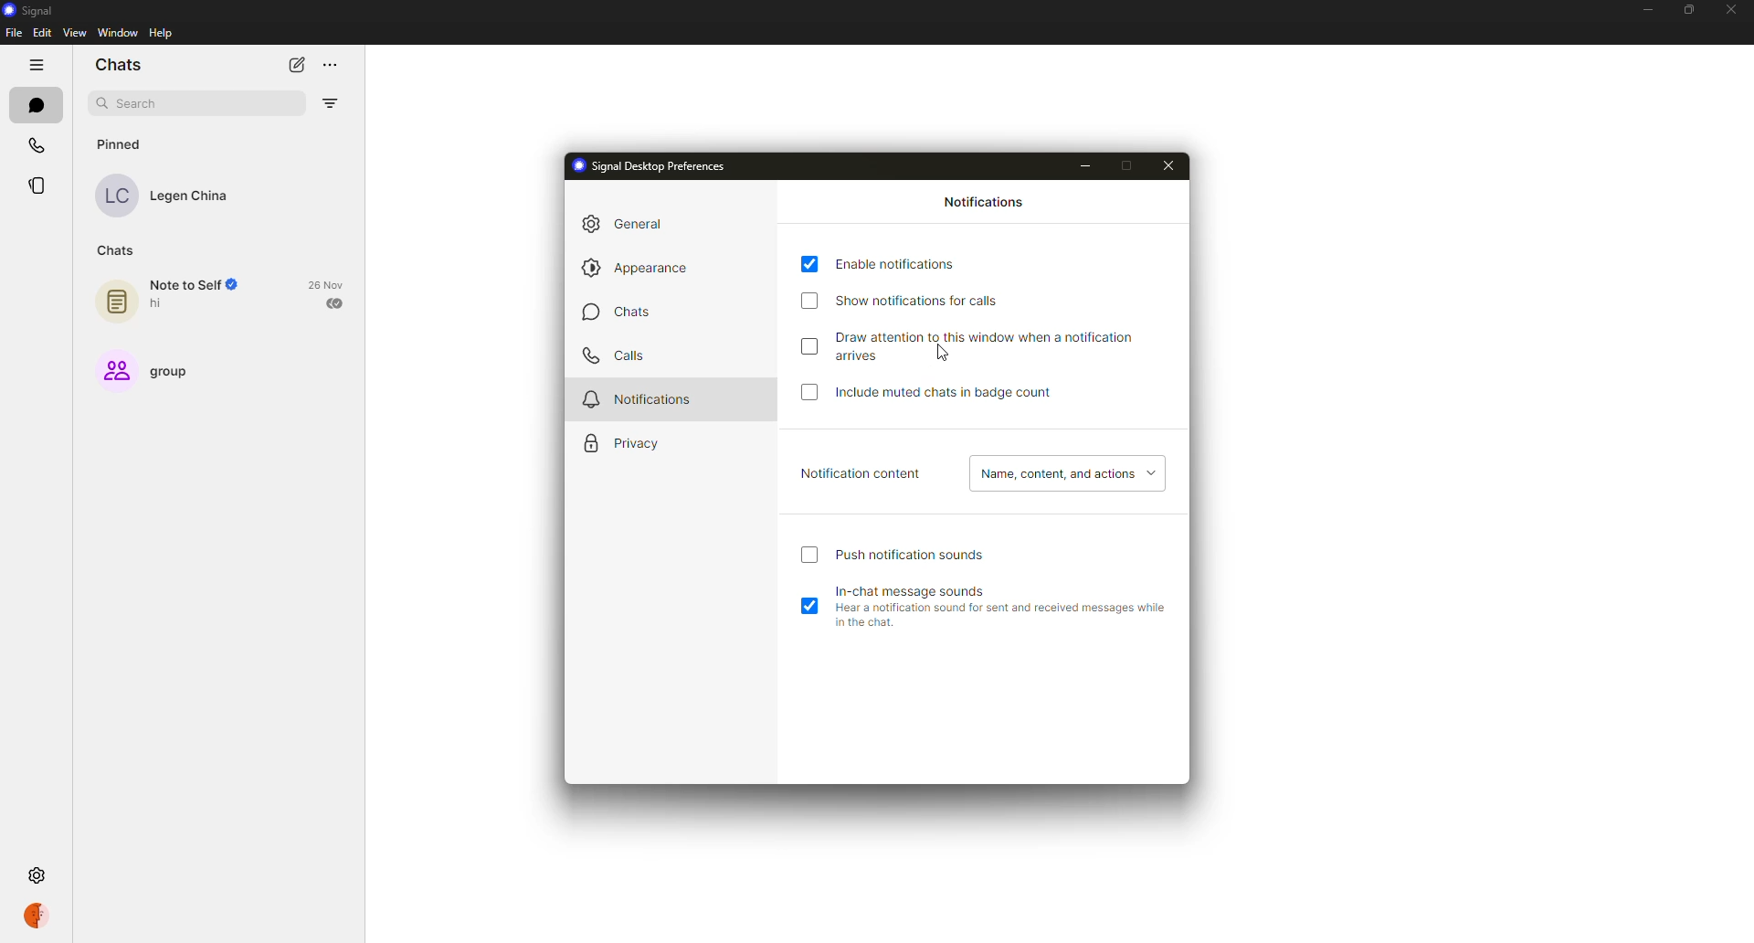  I want to click on profile, so click(40, 916).